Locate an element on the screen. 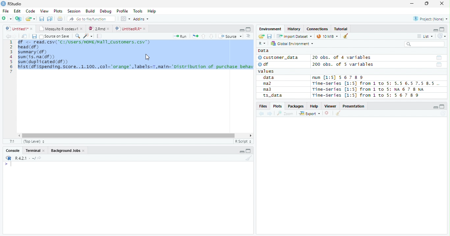  Create Project is located at coordinates (19, 19).